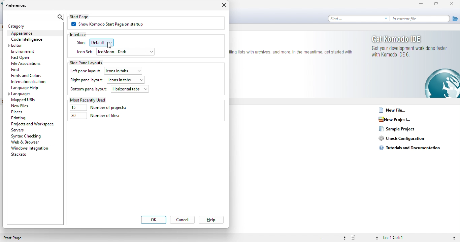 Image resolution: width=460 pixels, height=242 pixels. Describe the element at coordinates (28, 136) in the screenshot. I see `syntax checking` at that location.